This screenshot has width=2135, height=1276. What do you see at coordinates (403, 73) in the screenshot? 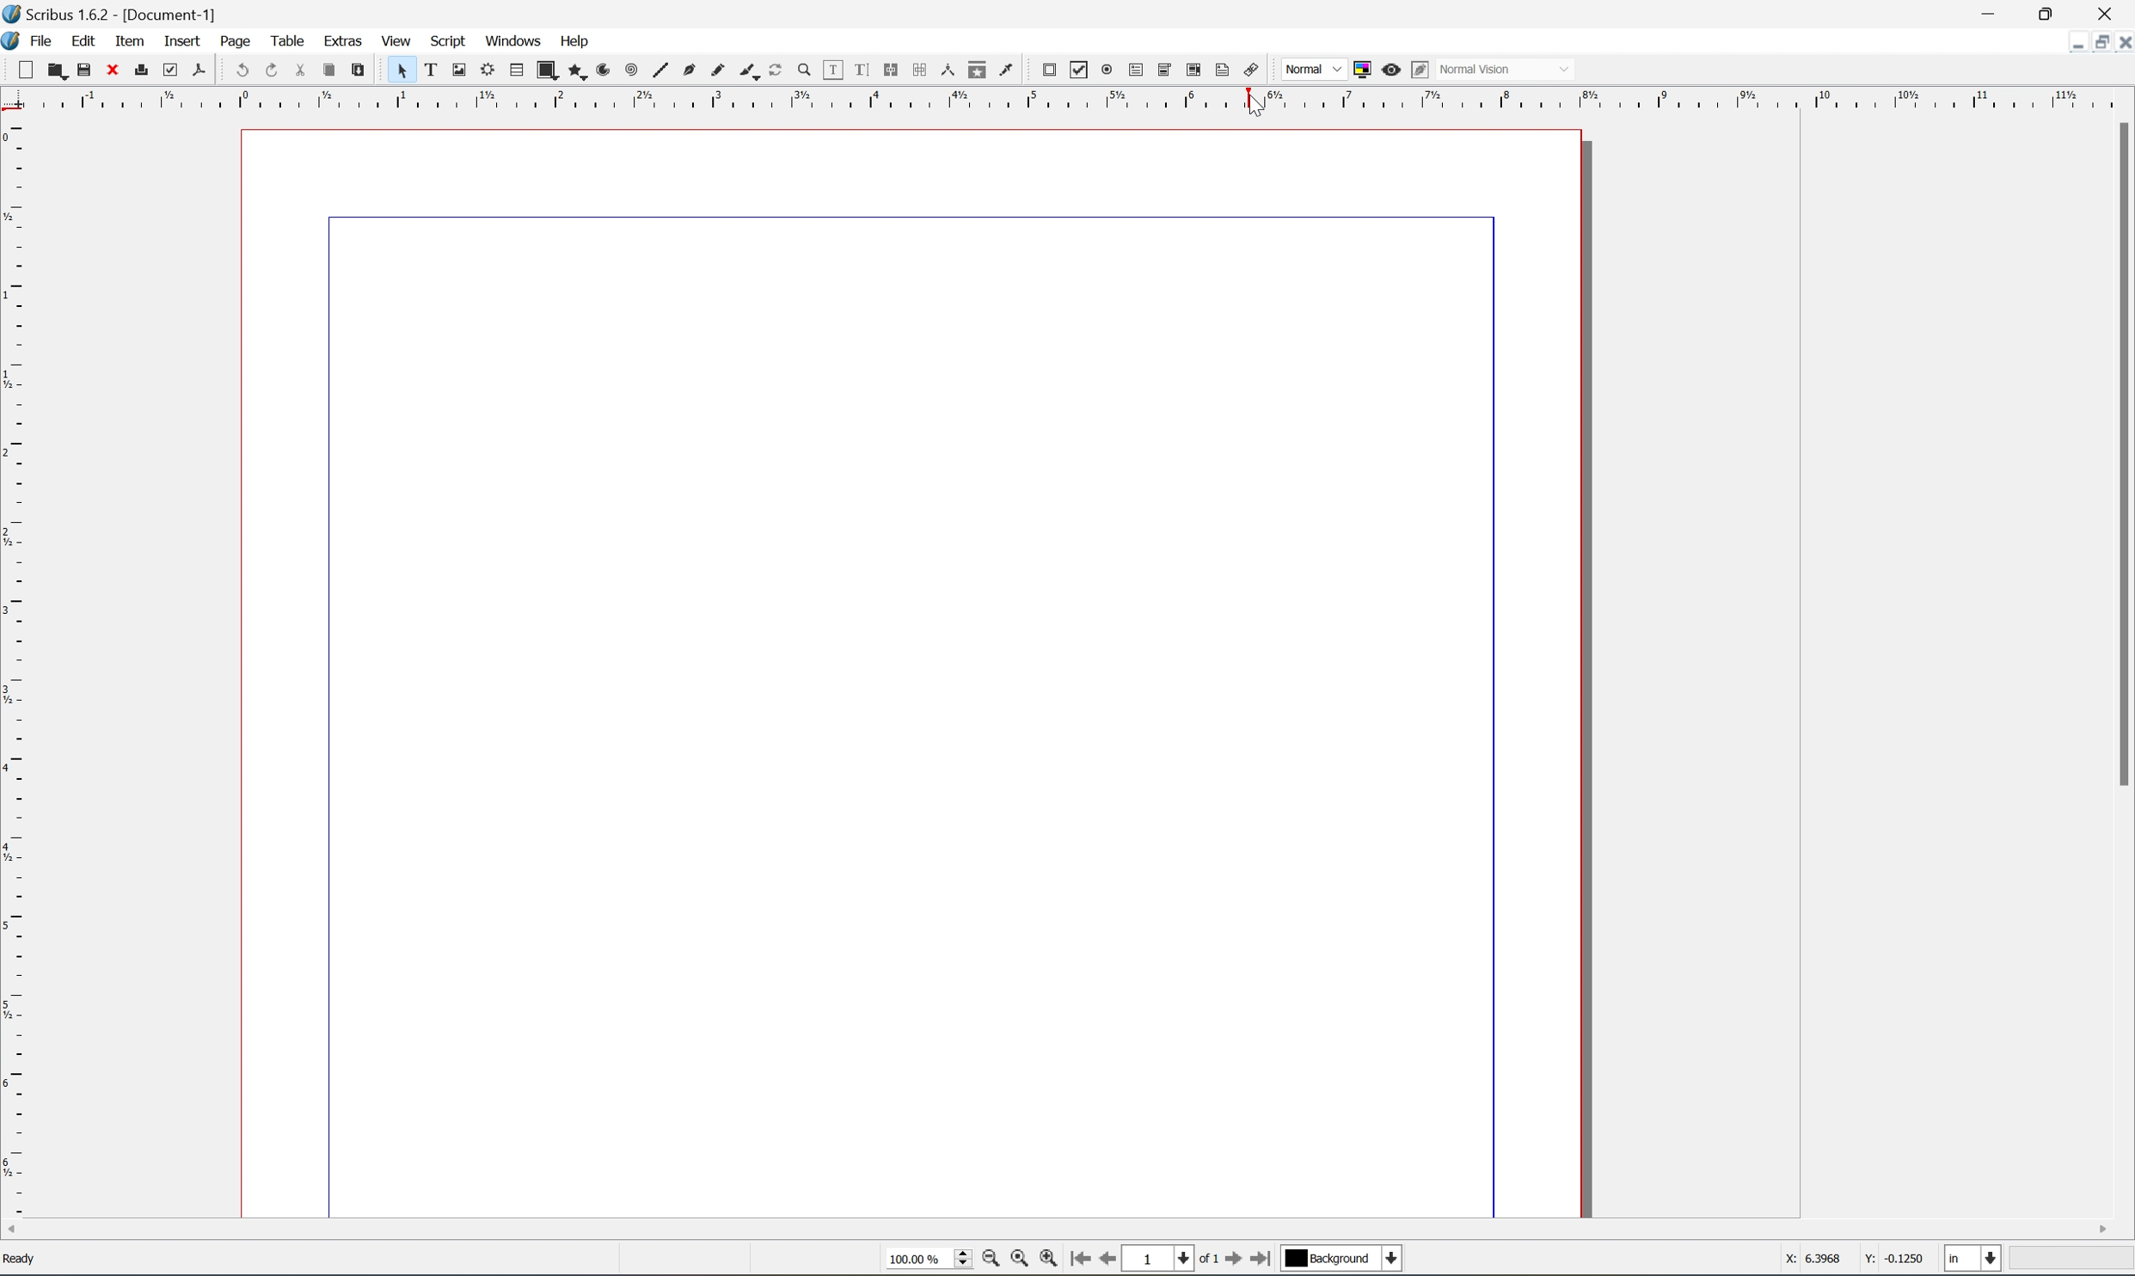
I see `select frame` at bounding box center [403, 73].